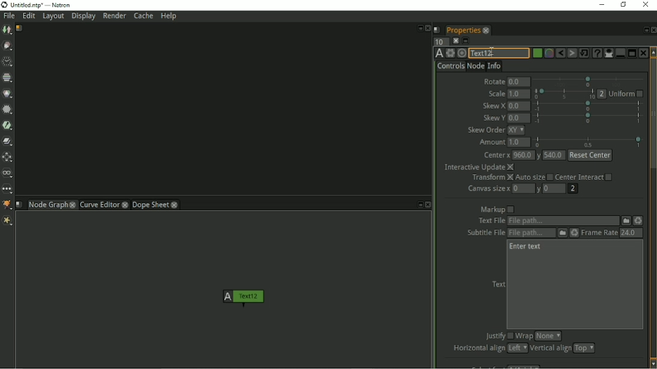 This screenshot has height=369, width=657. I want to click on Vertical align, so click(550, 349).